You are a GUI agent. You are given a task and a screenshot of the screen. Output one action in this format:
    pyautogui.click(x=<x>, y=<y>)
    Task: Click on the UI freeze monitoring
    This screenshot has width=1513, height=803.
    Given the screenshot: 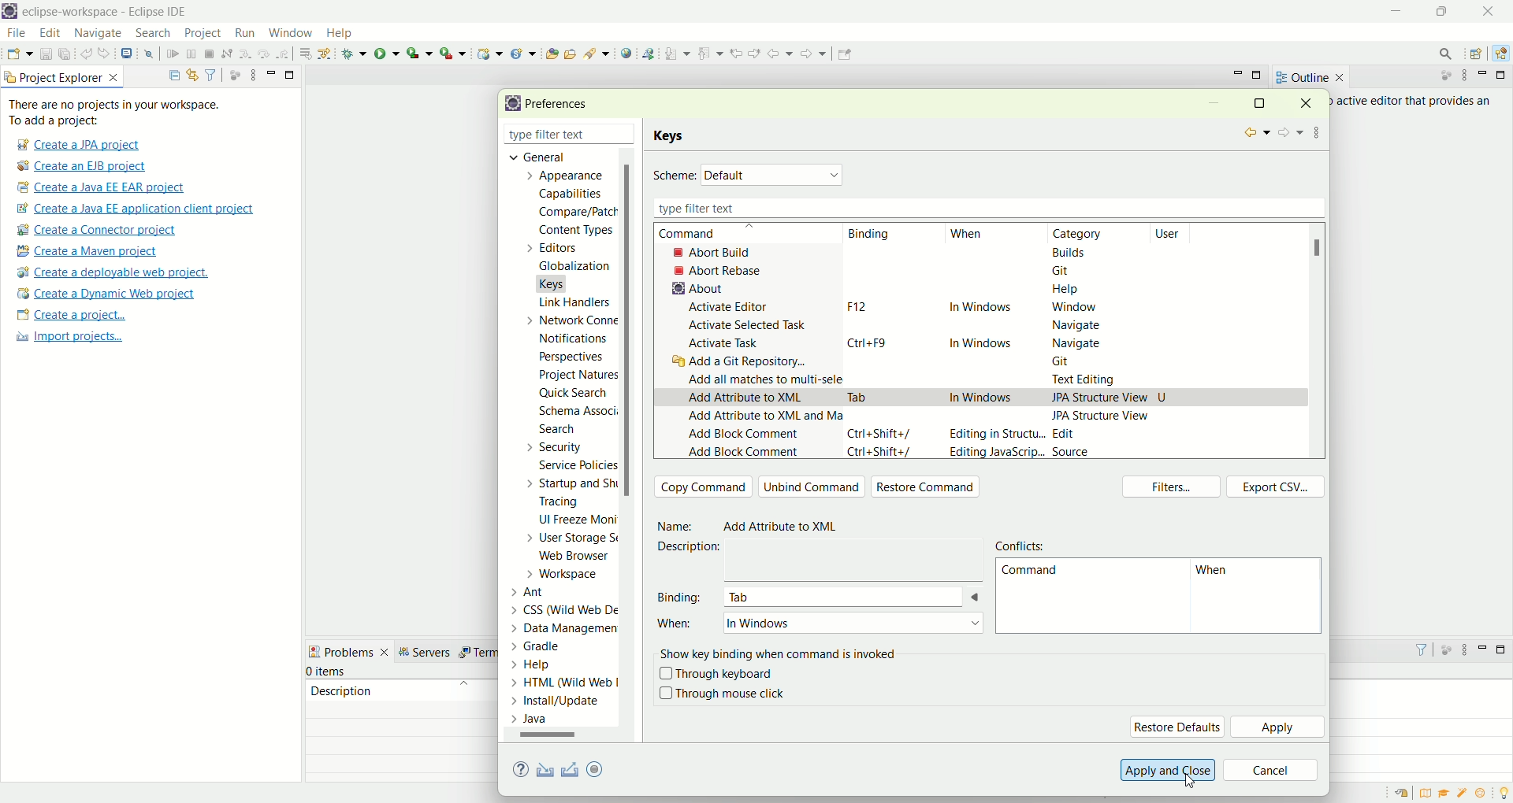 What is the action you would take?
    pyautogui.click(x=576, y=521)
    